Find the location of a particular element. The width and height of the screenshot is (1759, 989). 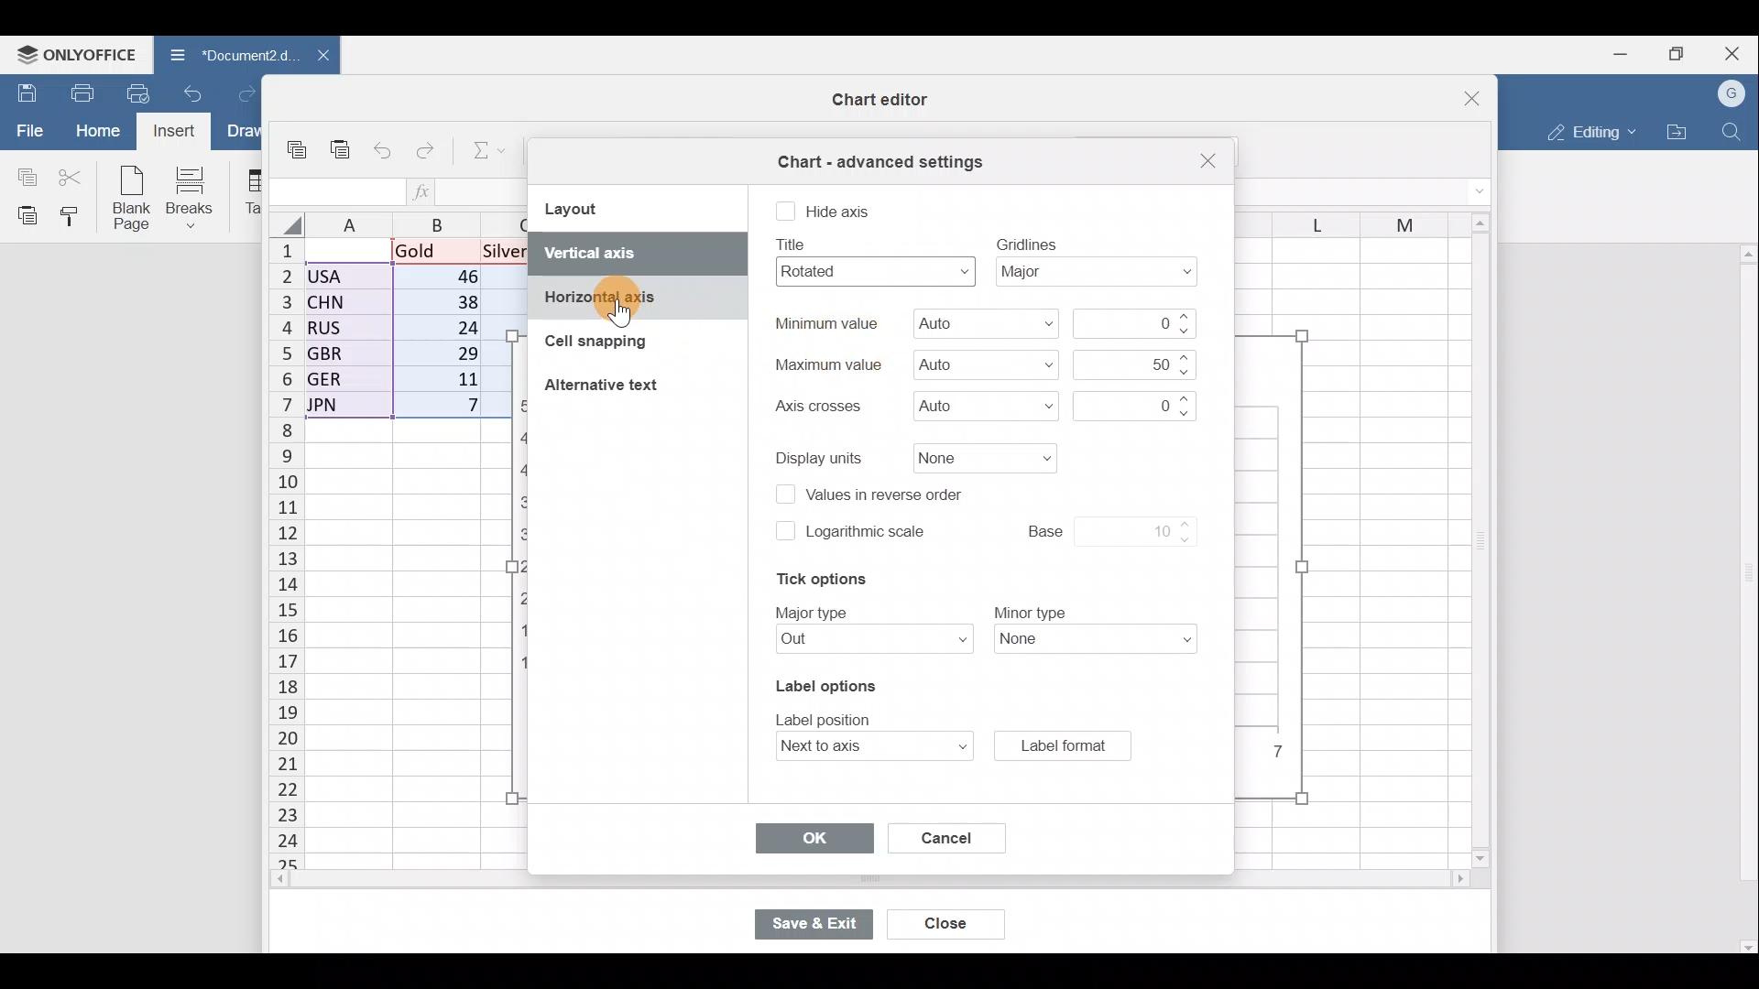

Columns is located at coordinates (401, 224).